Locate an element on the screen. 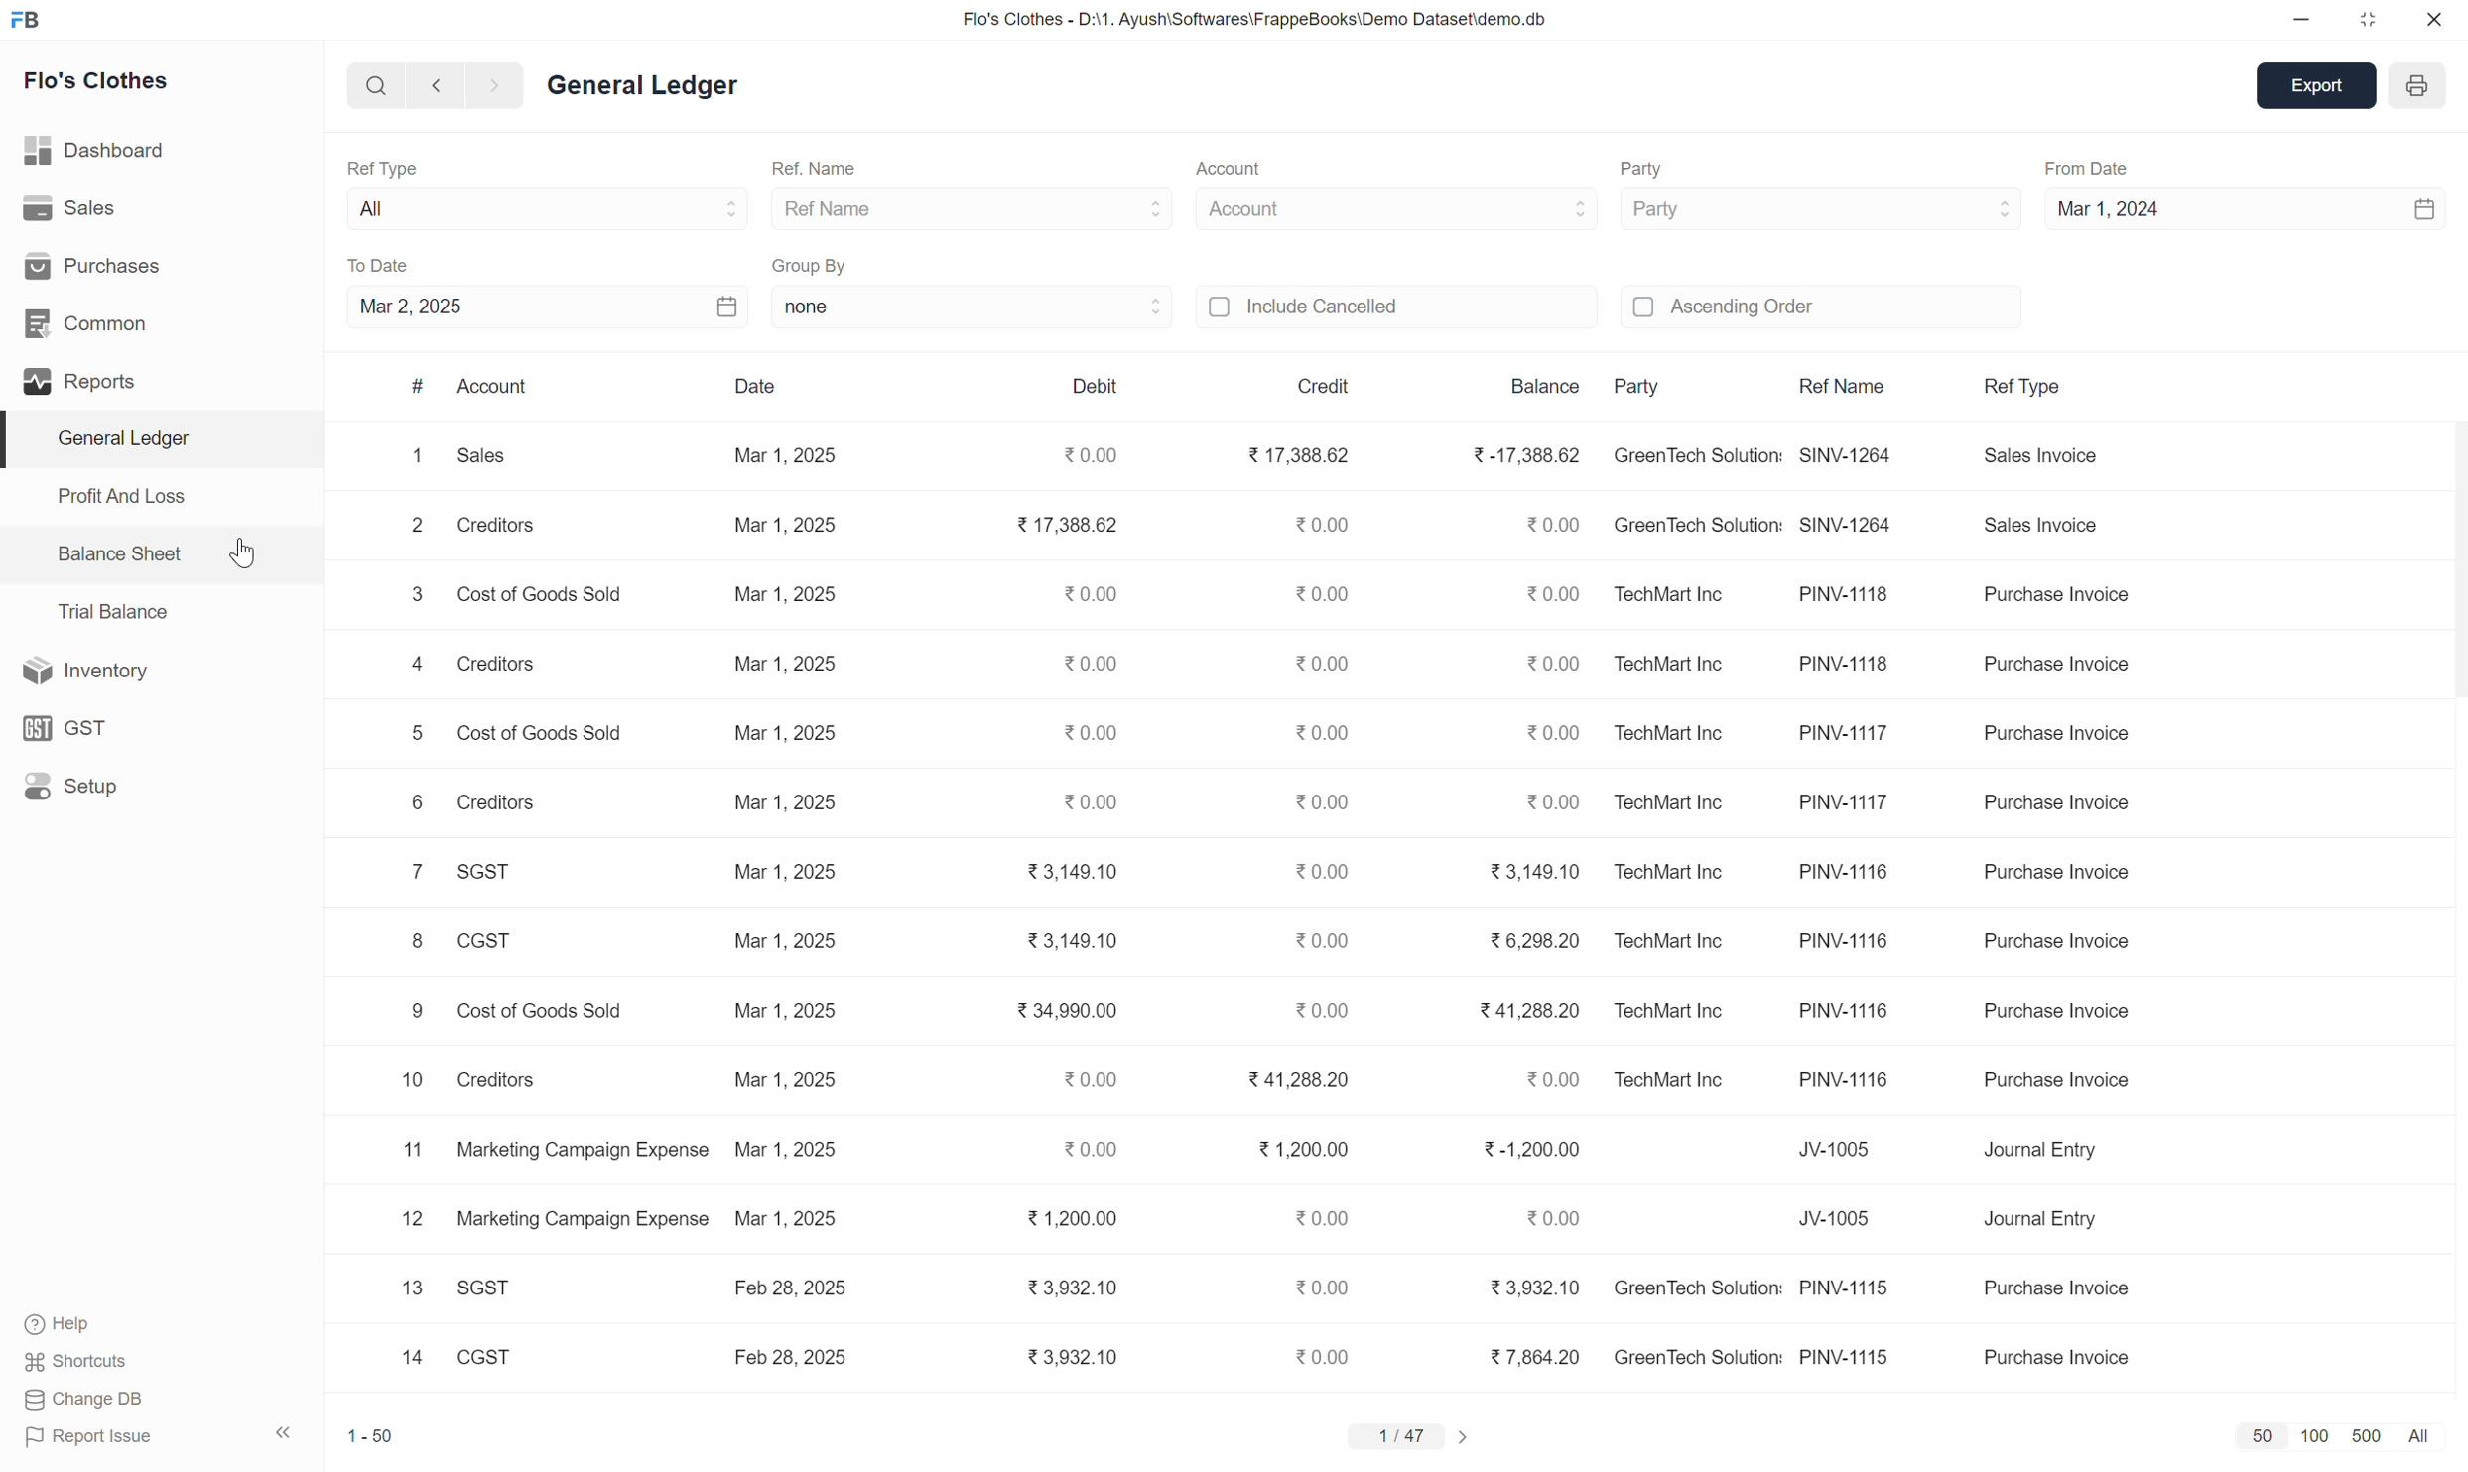 This screenshot has height=1472, width=2468. 0.00 is located at coordinates (1315, 802).